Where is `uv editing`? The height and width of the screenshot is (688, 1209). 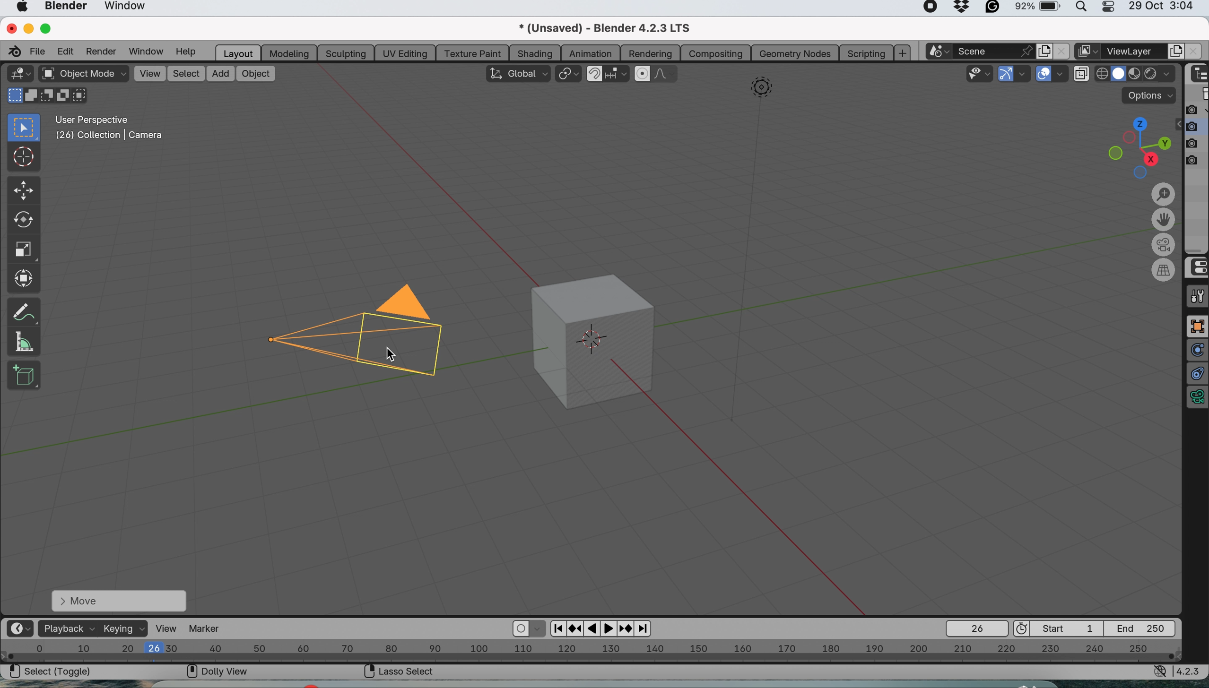
uv editing is located at coordinates (406, 52).